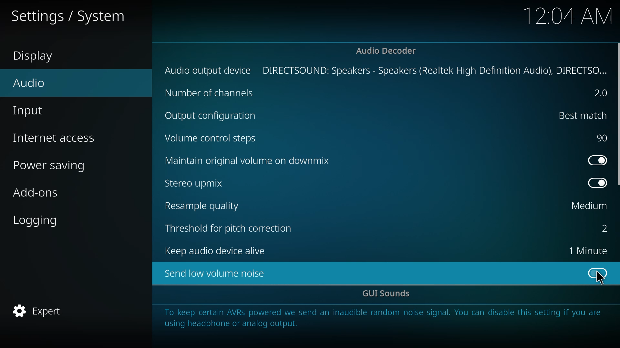 The image size is (620, 348). I want to click on settings system, so click(70, 16).